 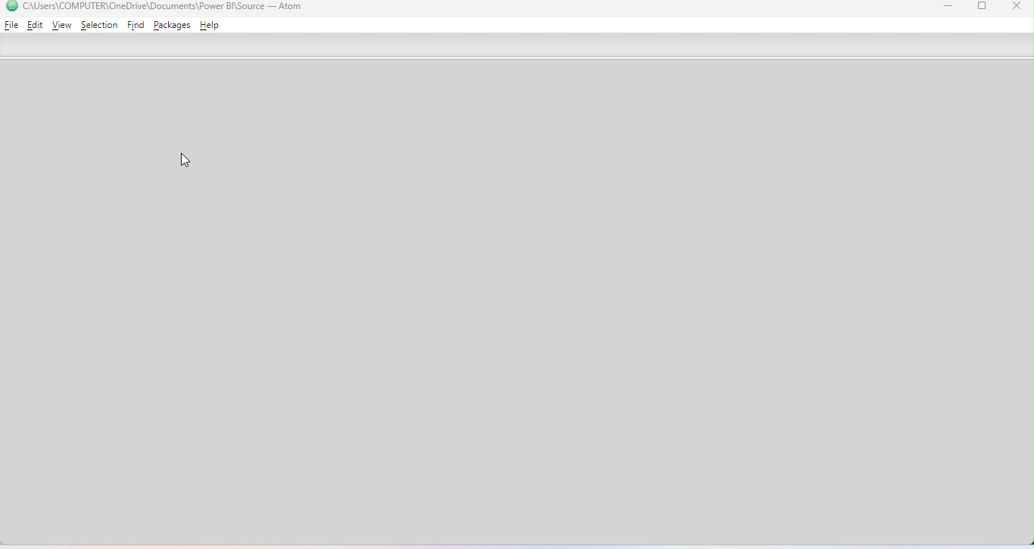 I want to click on Cursor, so click(x=186, y=160).